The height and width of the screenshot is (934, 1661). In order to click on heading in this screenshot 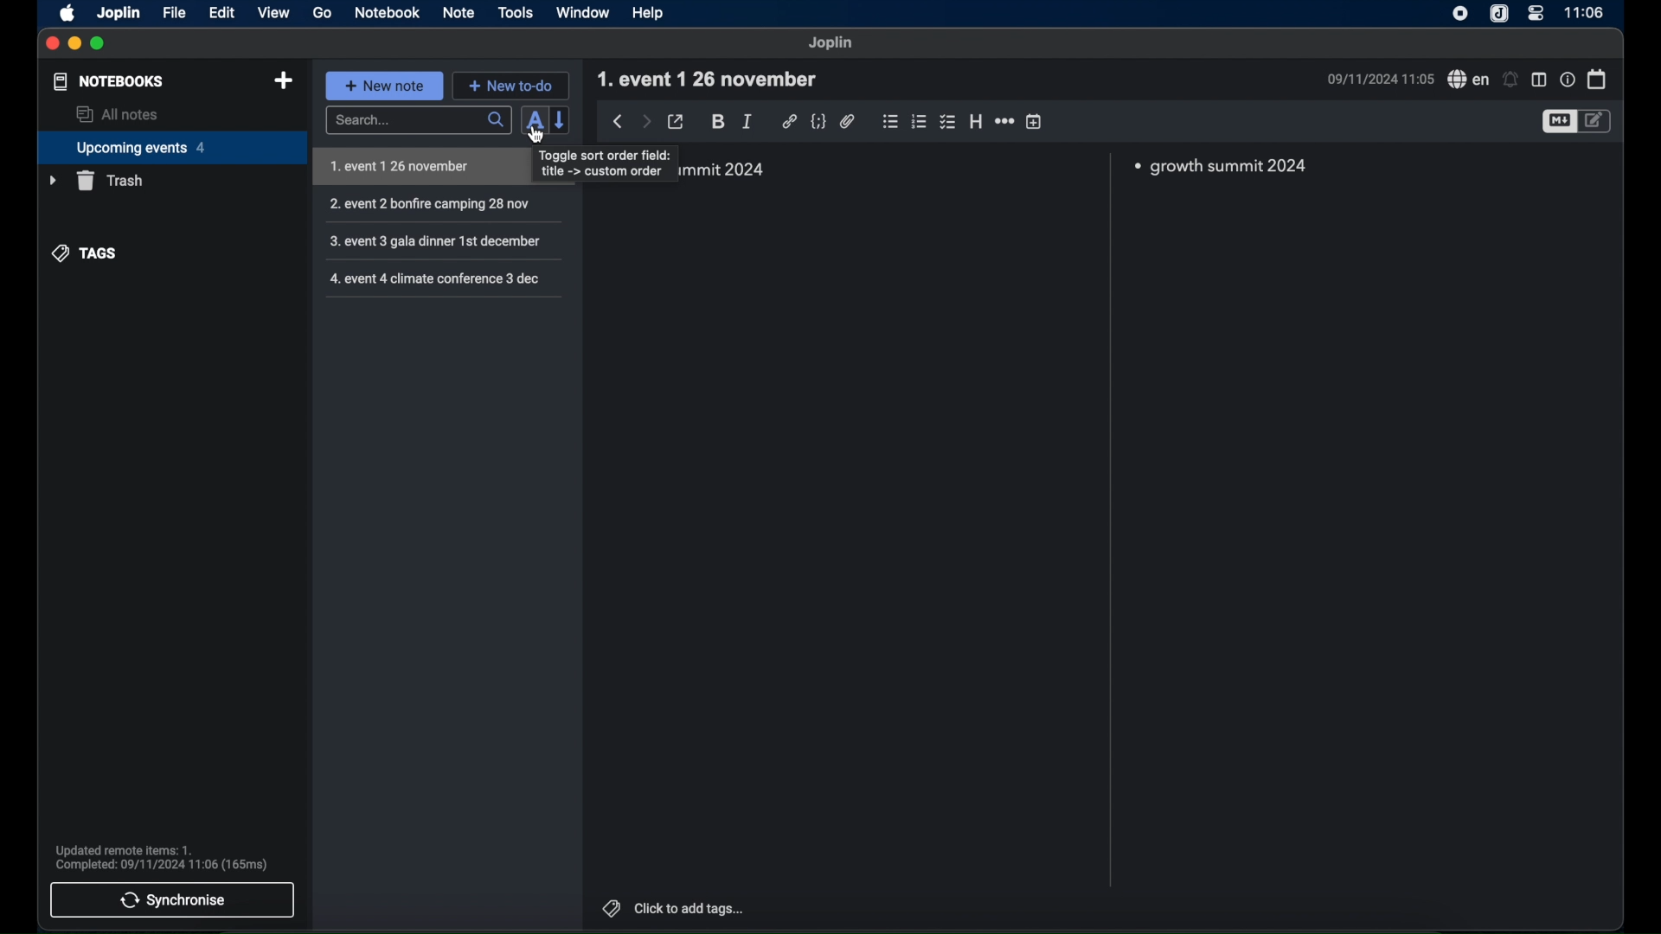, I will do `click(976, 121)`.